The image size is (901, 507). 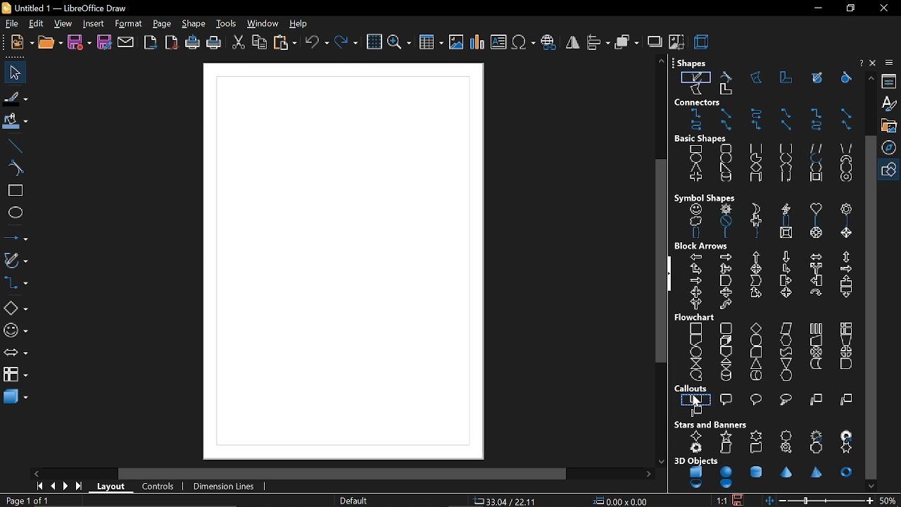 What do you see at coordinates (827, 500) in the screenshot?
I see `change zoom` at bounding box center [827, 500].